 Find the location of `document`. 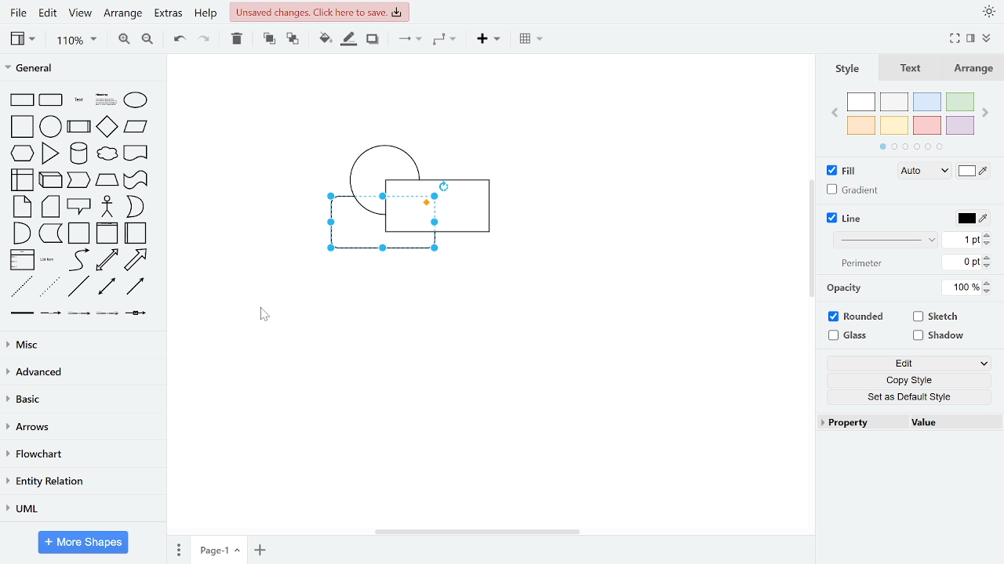

document is located at coordinates (136, 154).